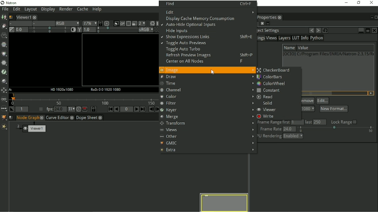 Image resolution: width=378 pixels, height=212 pixels. I want to click on Last frame, so click(143, 109).